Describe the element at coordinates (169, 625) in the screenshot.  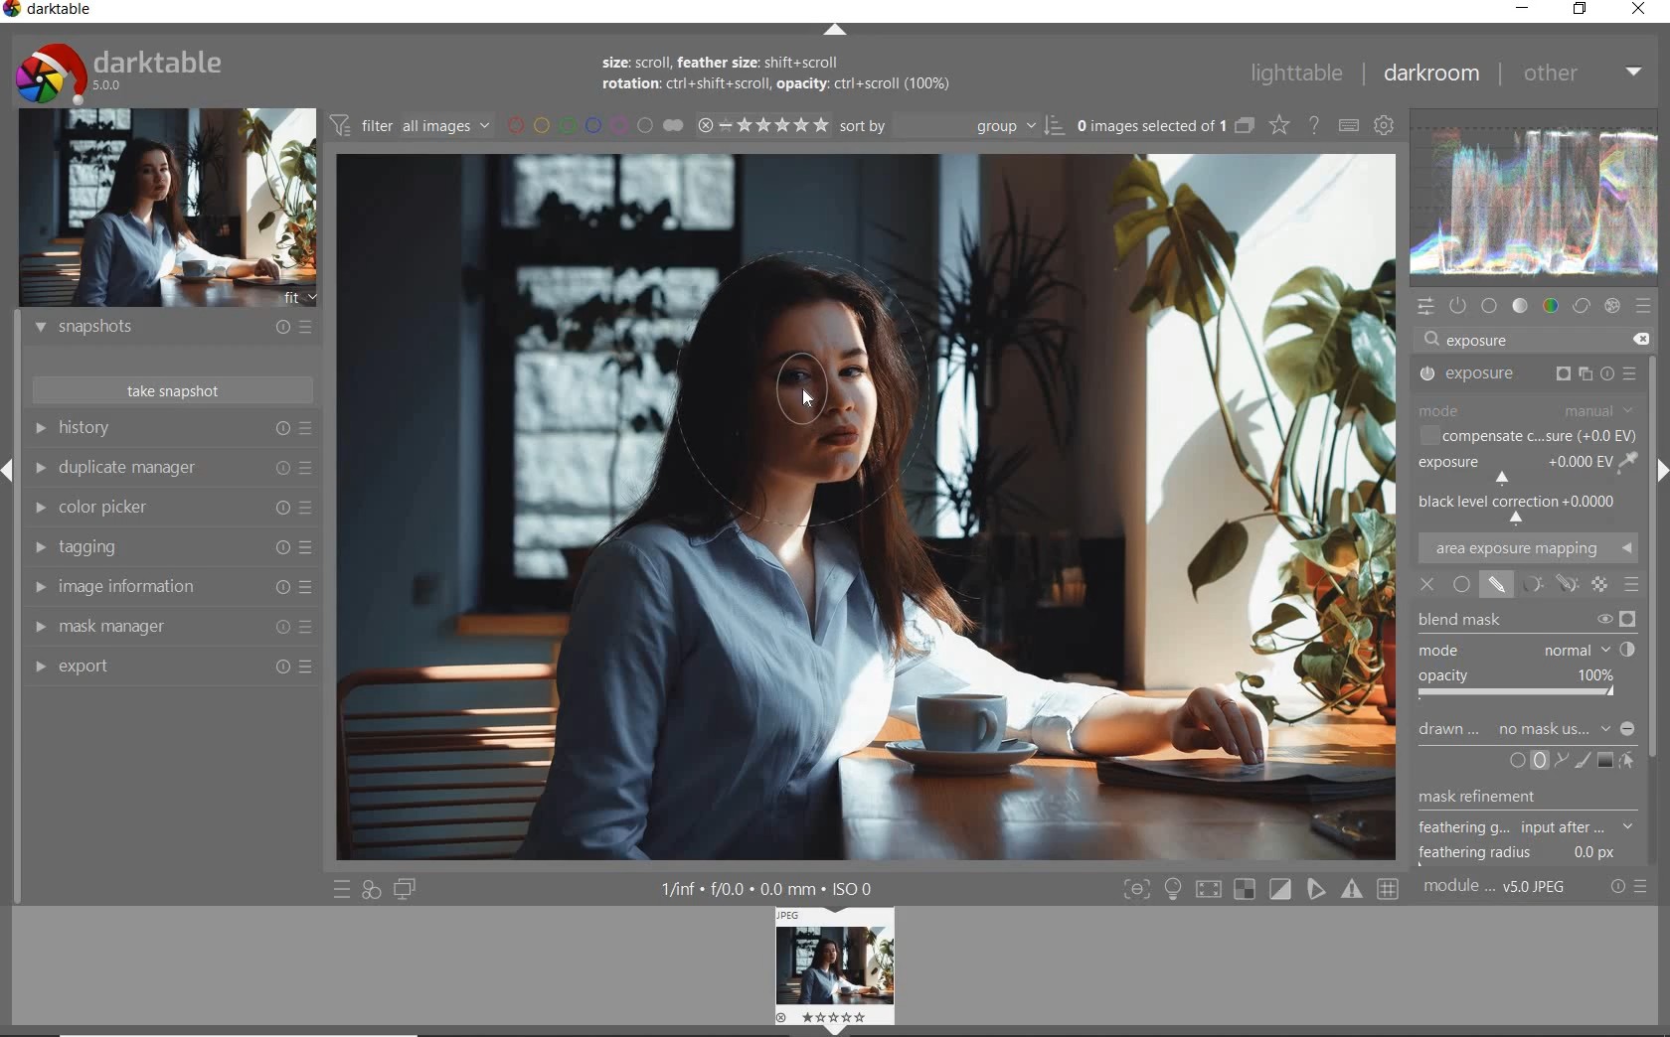
I see `mask manager` at that location.